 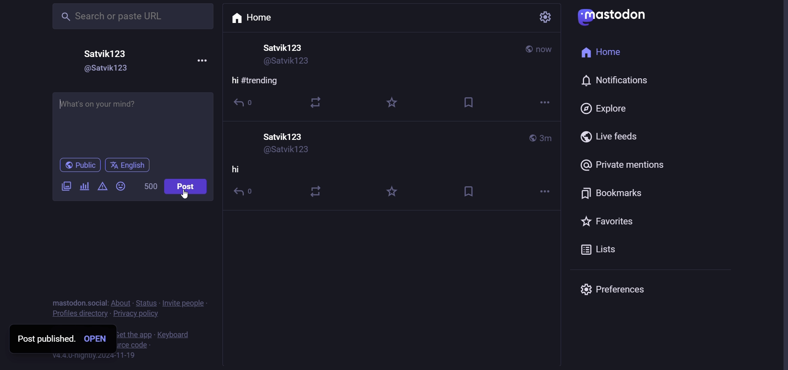 What do you see at coordinates (285, 152) in the screenshot?
I see `user id` at bounding box center [285, 152].